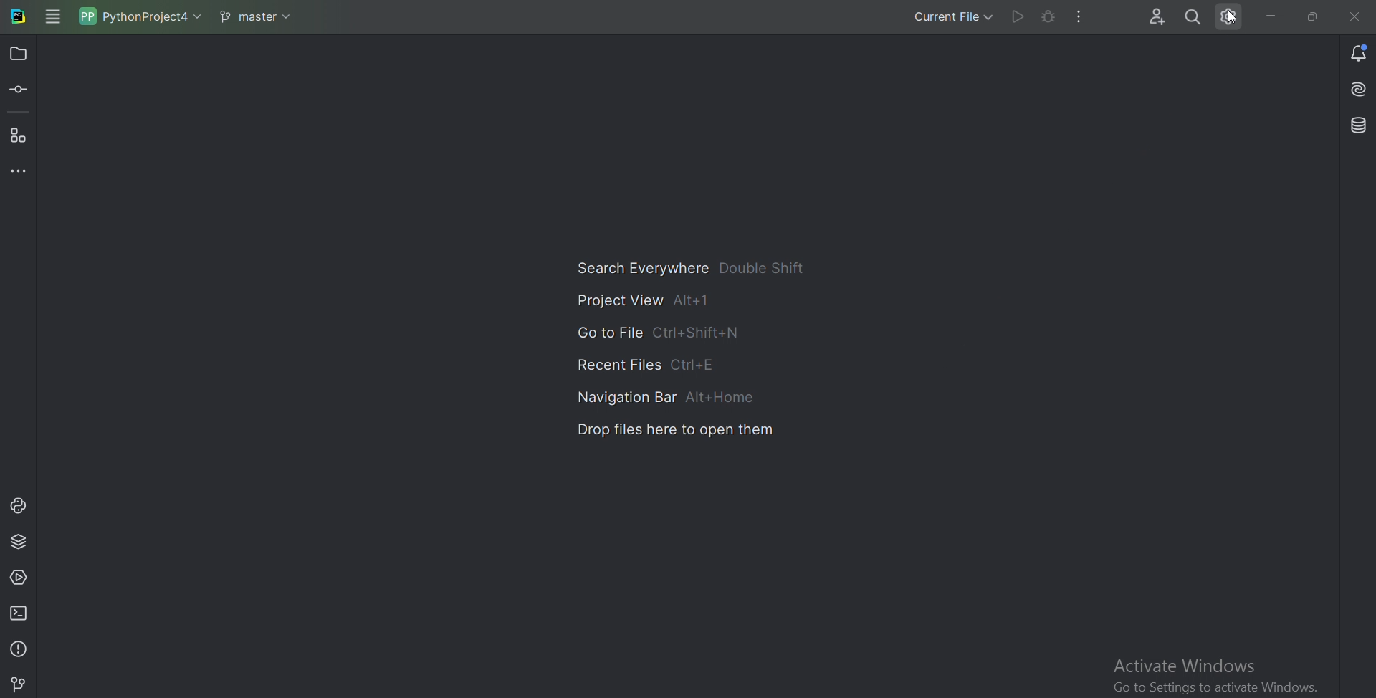 This screenshot has height=698, width=1376. Describe the element at coordinates (666, 392) in the screenshot. I see `Navigation bar alt+home` at that location.